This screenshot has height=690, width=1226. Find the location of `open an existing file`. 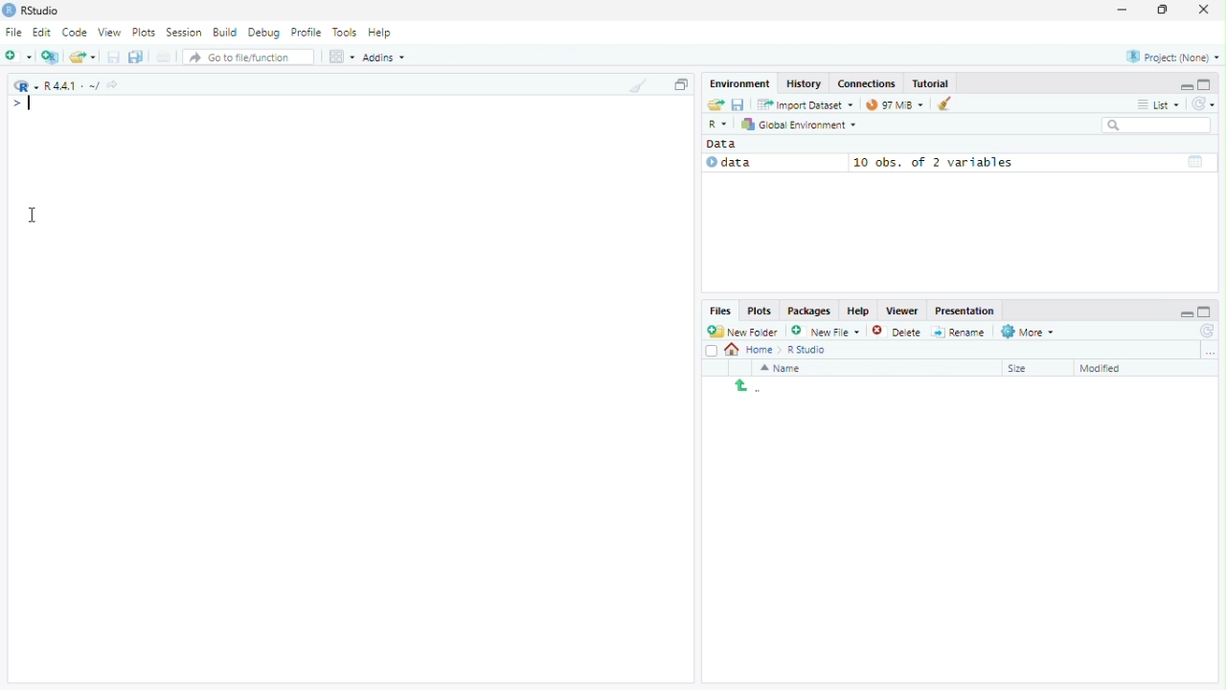

open an existing file is located at coordinates (85, 57).